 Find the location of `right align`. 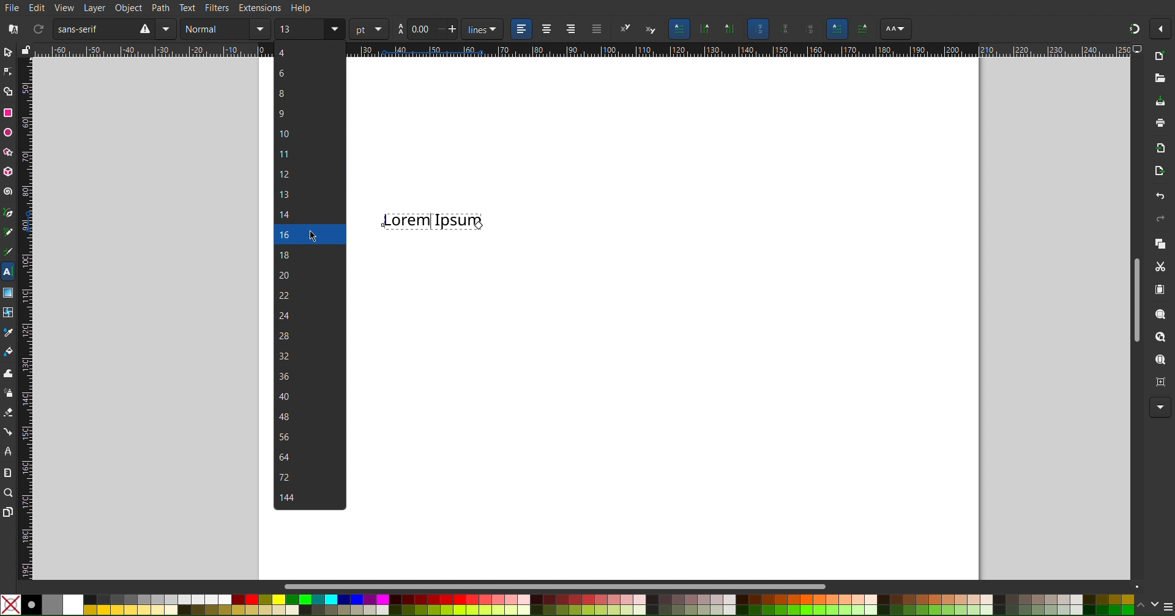

right align is located at coordinates (570, 30).